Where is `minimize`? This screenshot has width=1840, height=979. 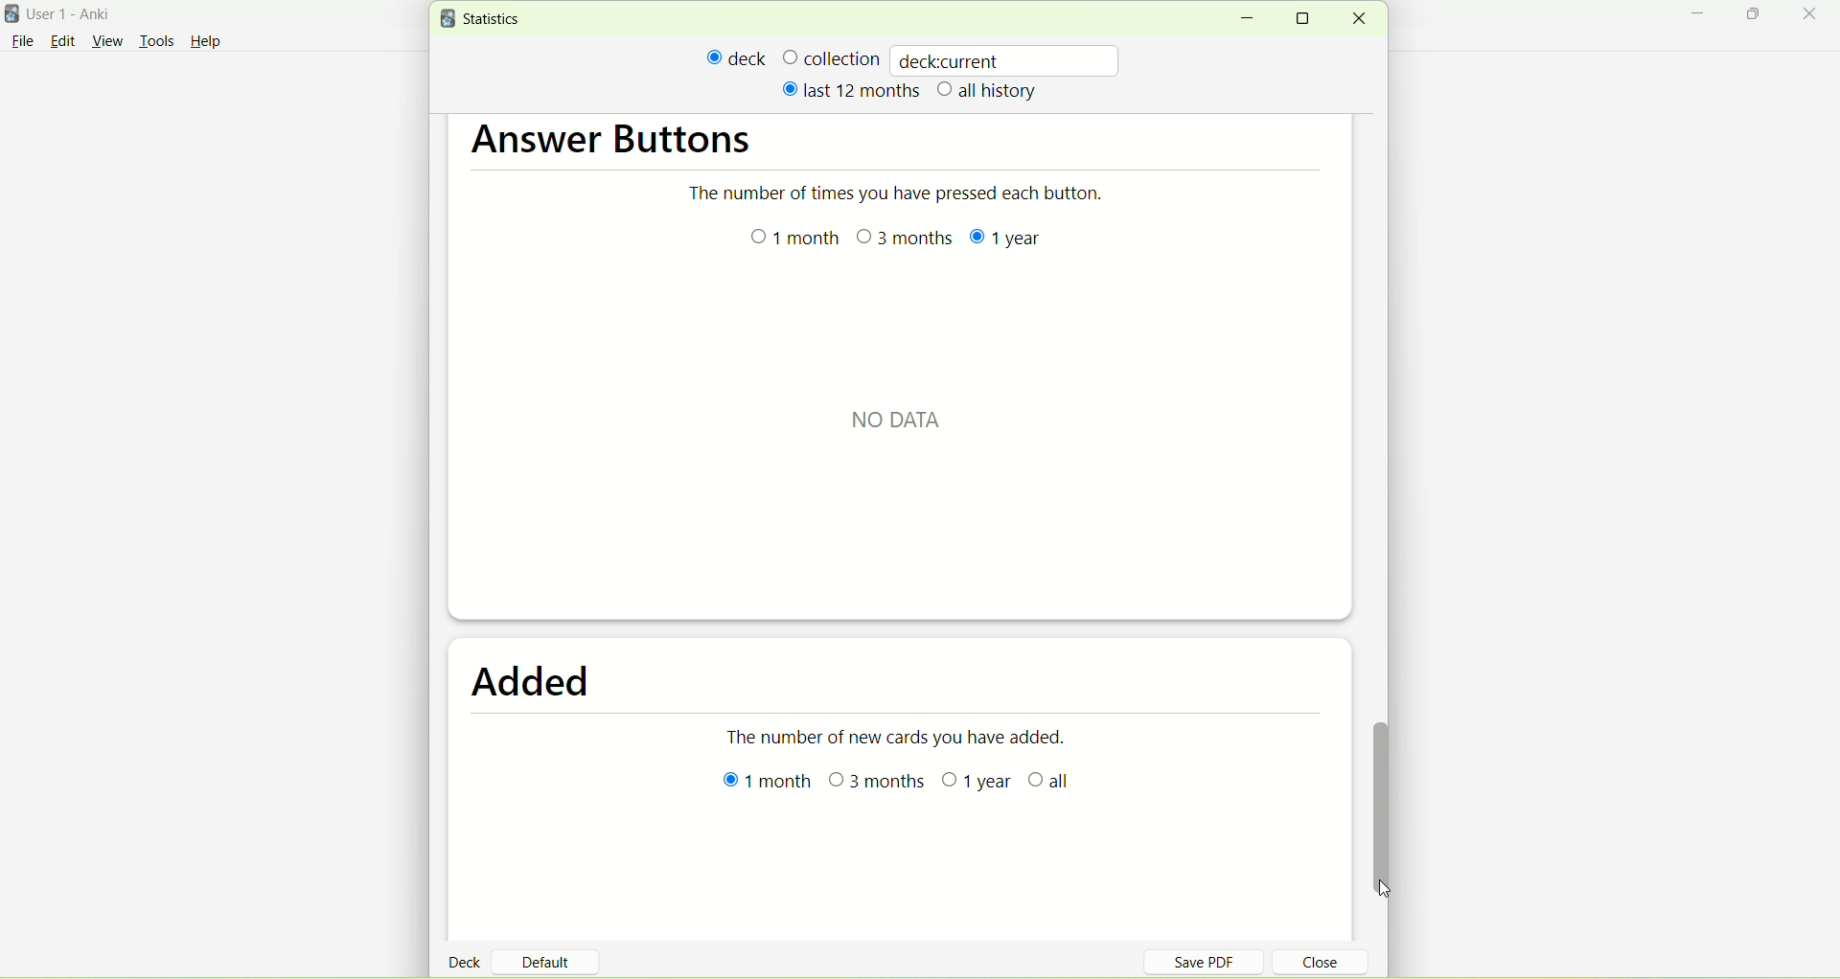
minimize is located at coordinates (1246, 19).